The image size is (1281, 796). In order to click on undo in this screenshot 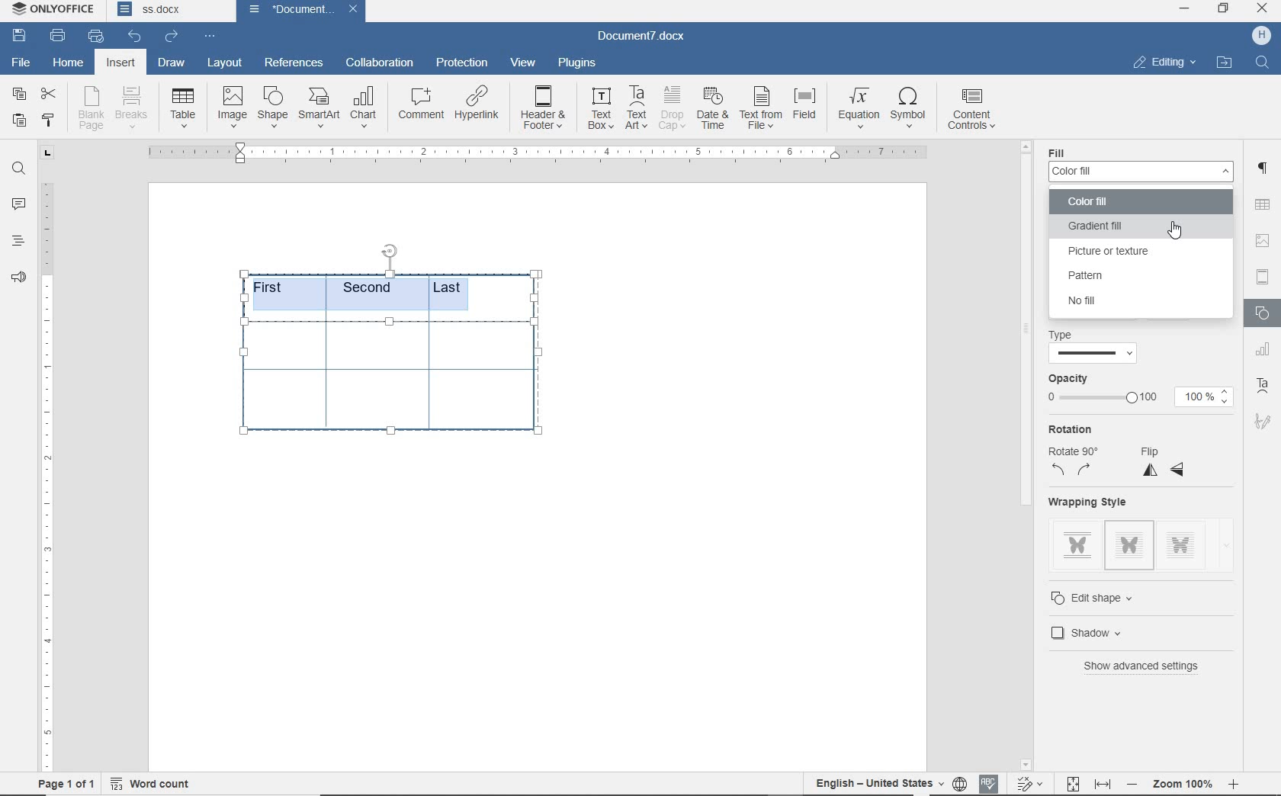, I will do `click(133, 35)`.